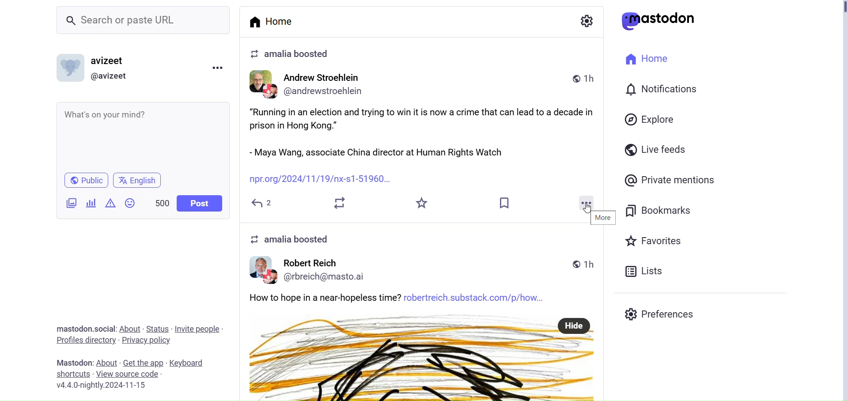 This screenshot has width=848, height=401. What do you see at coordinates (263, 203) in the screenshot?
I see `Reply` at bounding box center [263, 203].